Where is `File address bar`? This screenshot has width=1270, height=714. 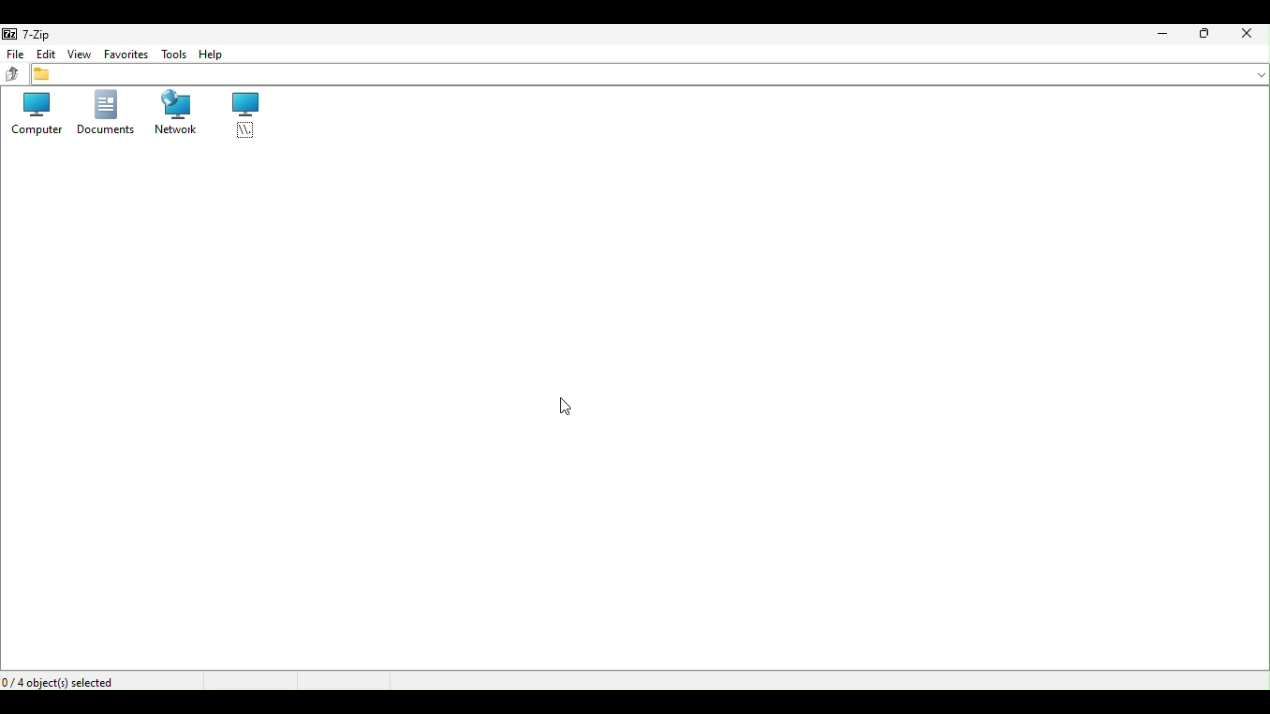 File address bar is located at coordinates (649, 74).